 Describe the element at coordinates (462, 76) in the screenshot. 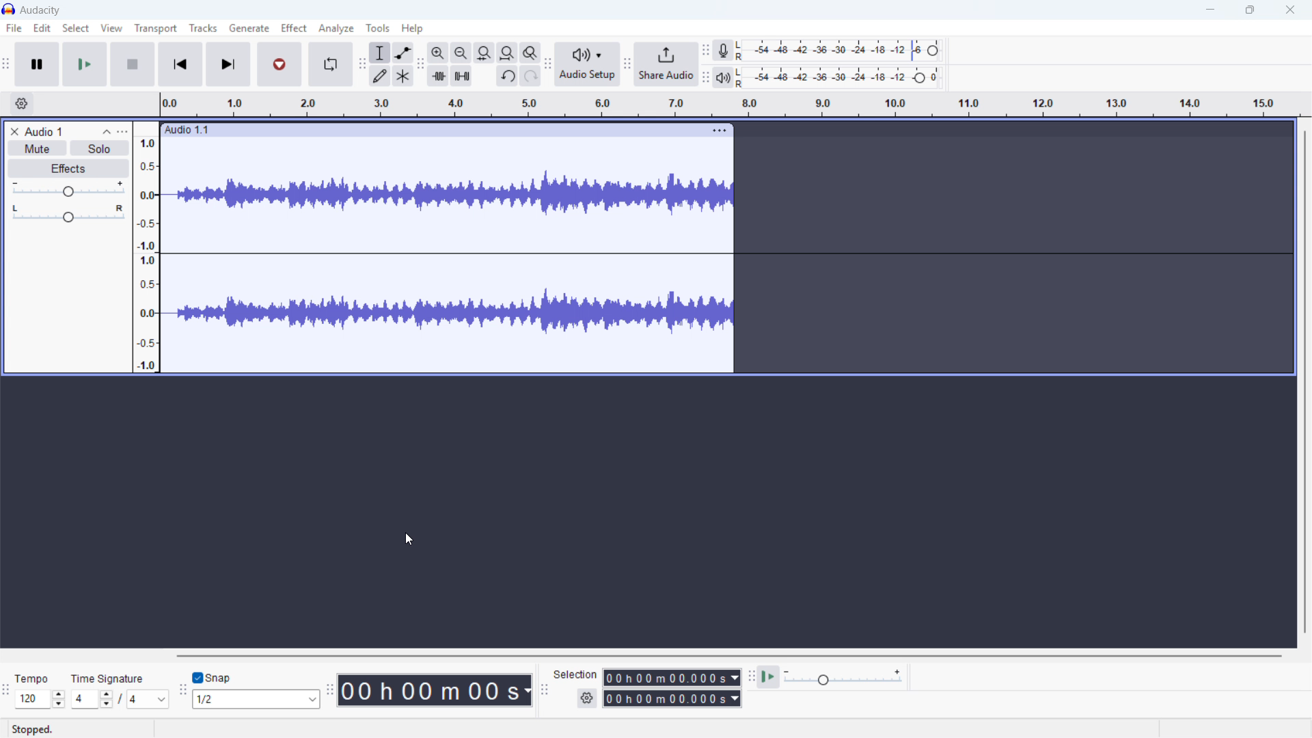

I see `Silence audio selection ` at that location.